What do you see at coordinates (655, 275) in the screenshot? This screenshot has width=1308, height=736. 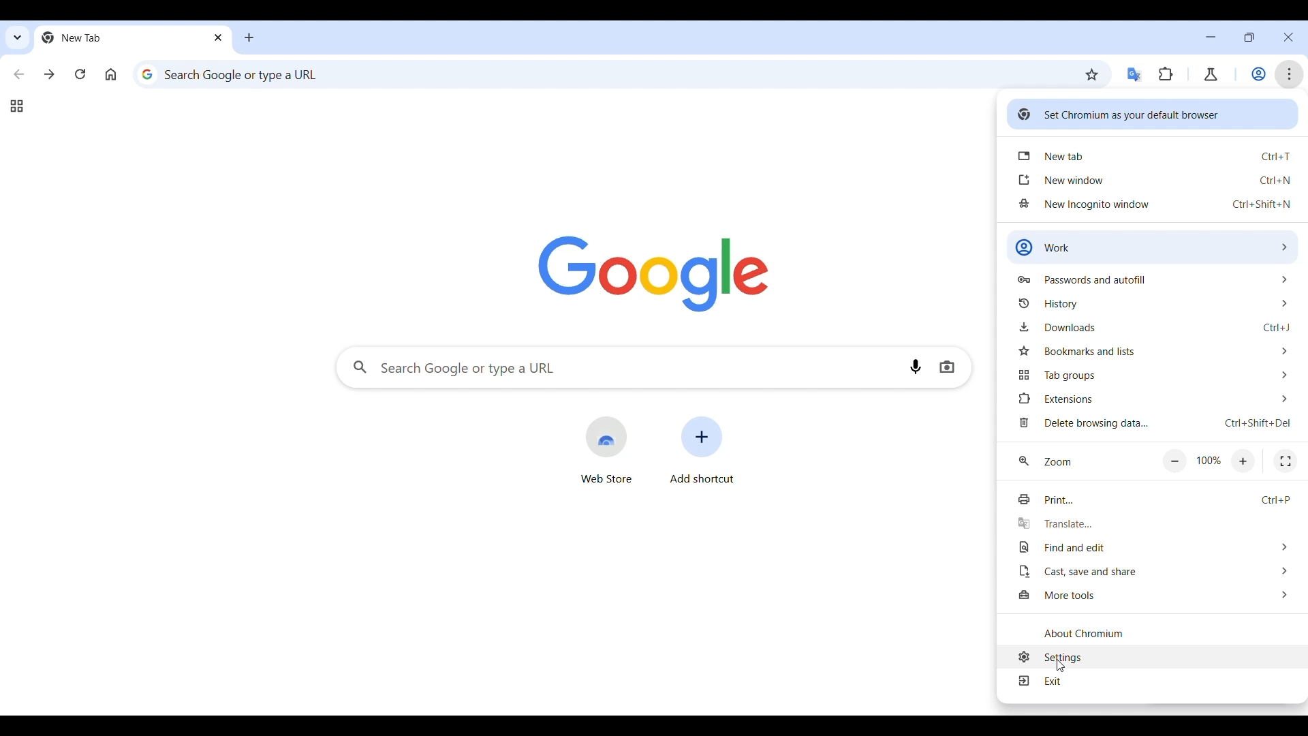 I see `Logo of search engine` at bounding box center [655, 275].